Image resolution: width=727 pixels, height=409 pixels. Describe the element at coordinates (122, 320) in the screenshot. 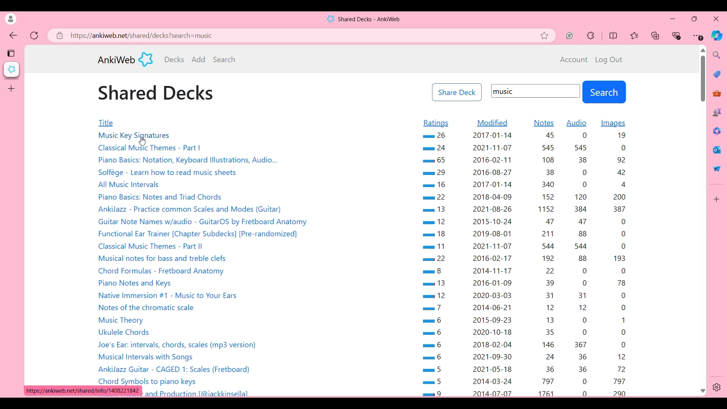

I see `Music Theory` at that location.